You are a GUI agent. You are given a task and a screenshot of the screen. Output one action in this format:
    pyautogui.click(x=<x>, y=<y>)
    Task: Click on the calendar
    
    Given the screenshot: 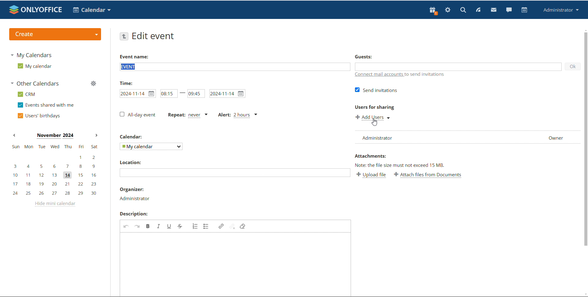 What is the action you would take?
    pyautogui.click(x=525, y=10)
    